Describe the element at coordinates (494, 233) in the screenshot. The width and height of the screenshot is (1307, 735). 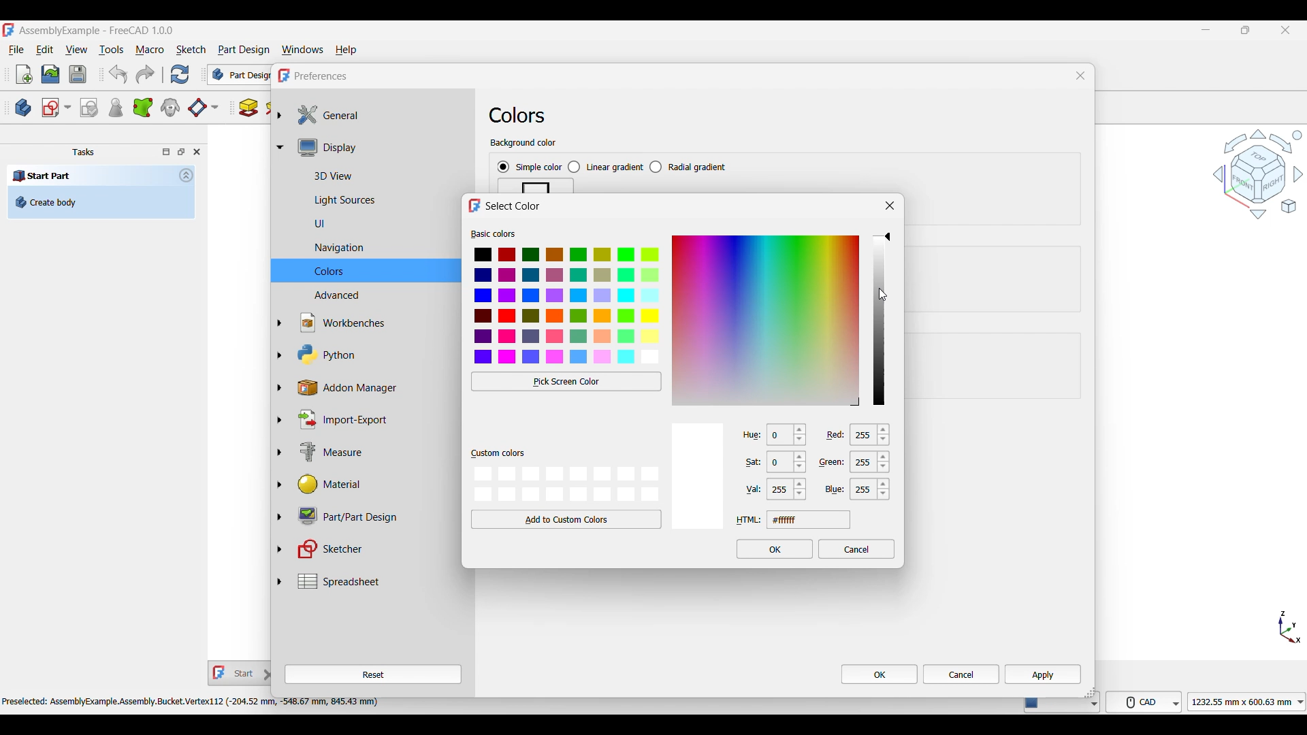
I see `basic colors` at that location.